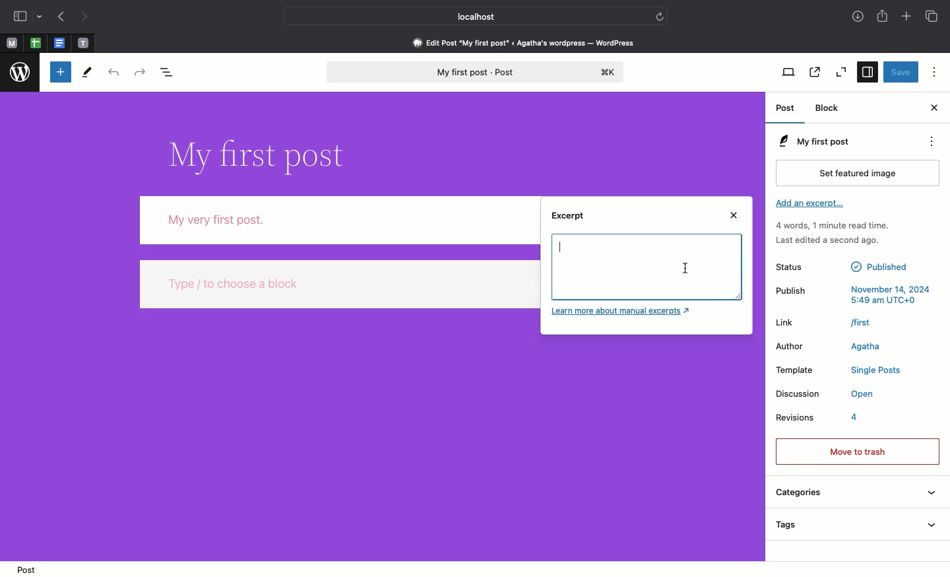 This screenshot has width=950, height=577. I want to click on Link, so click(825, 322).